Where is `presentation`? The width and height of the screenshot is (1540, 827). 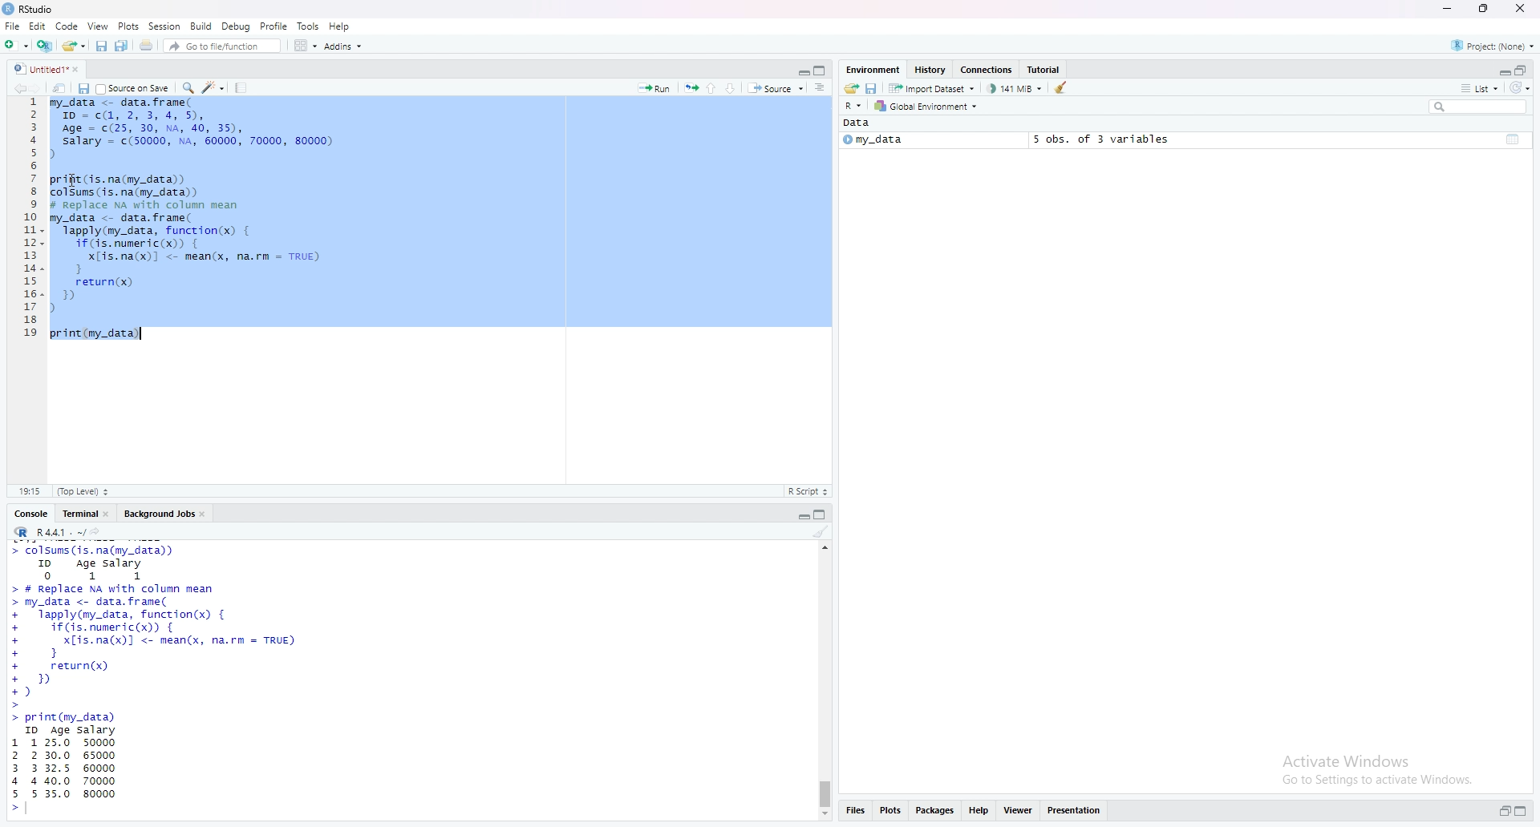 presentation is located at coordinates (1080, 810).